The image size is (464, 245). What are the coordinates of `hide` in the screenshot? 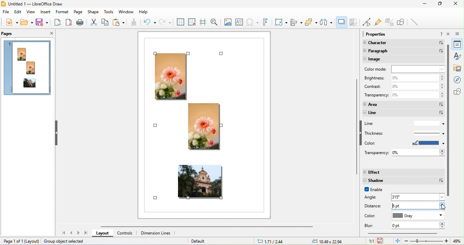 It's located at (57, 133).